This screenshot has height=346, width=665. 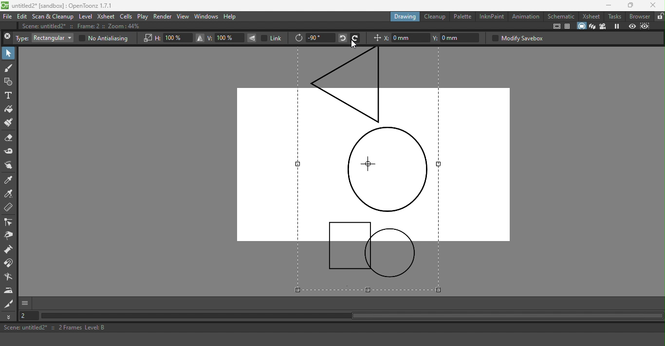 I want to click on Render, so click(x=163, y=16).